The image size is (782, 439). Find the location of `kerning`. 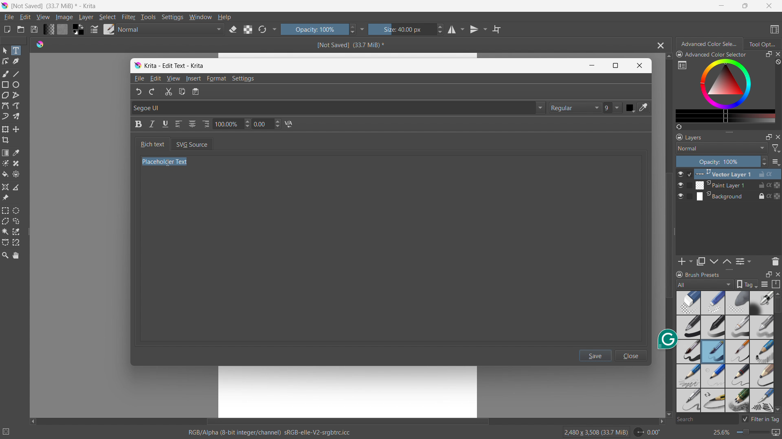

kerning is located at coordinates (289, 124).